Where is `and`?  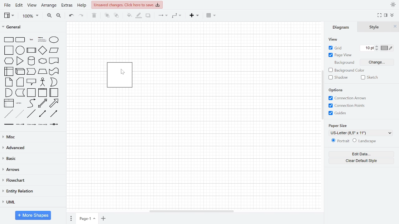 and is located at coordinates (8, 92).